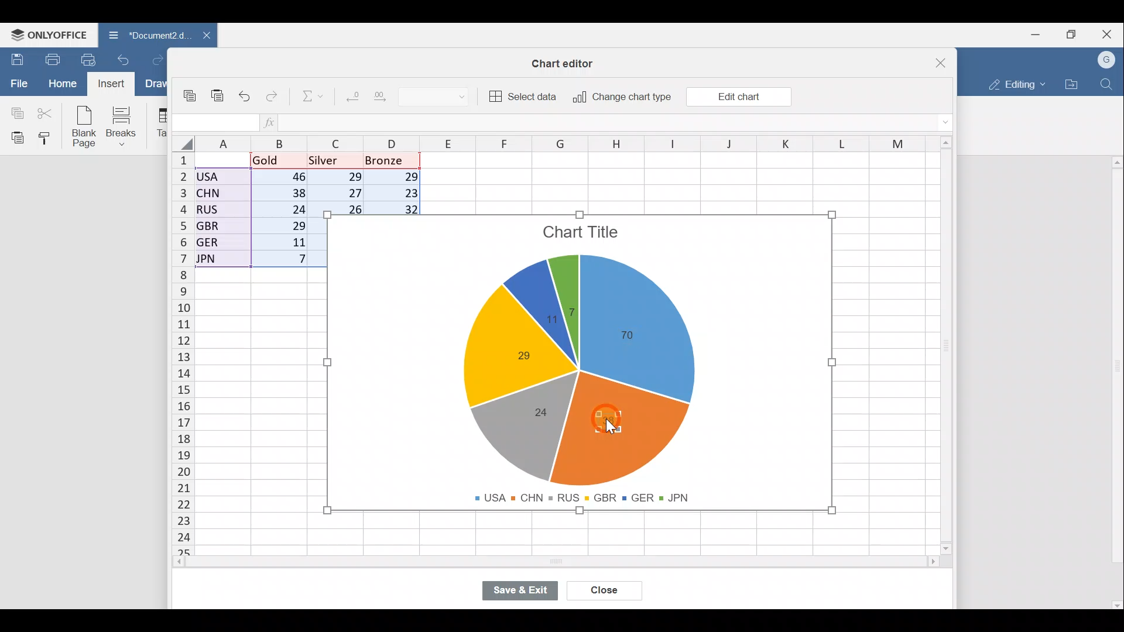  I want to click on Copy, so click(193, 97).